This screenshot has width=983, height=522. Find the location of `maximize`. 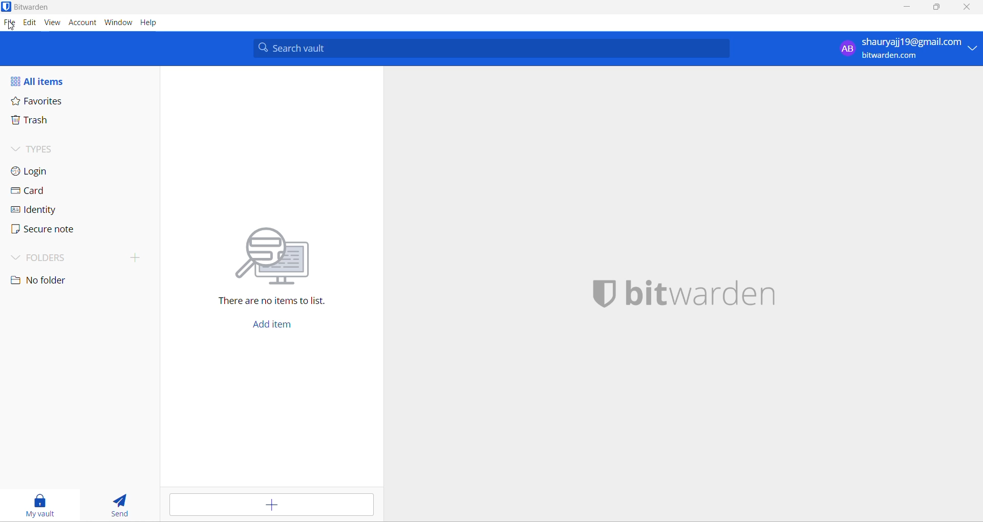

maximize is located at coordinates (936, 9).